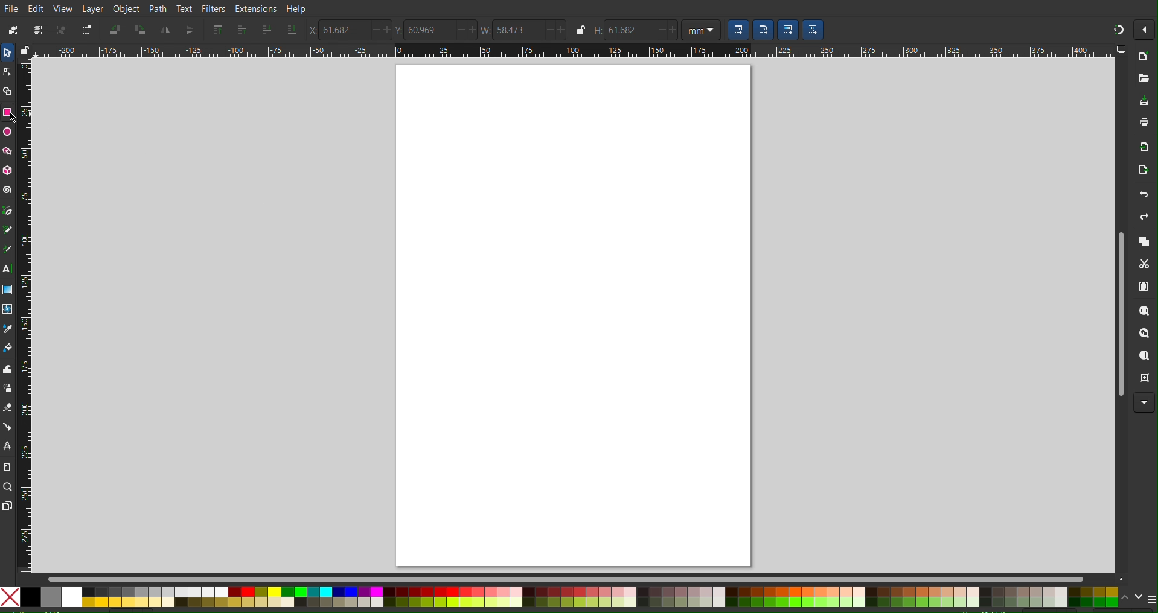  What do you see at coordinates (310, 30) in the screenshot?
I see `X-Coords` at bounding box center [310, 30].